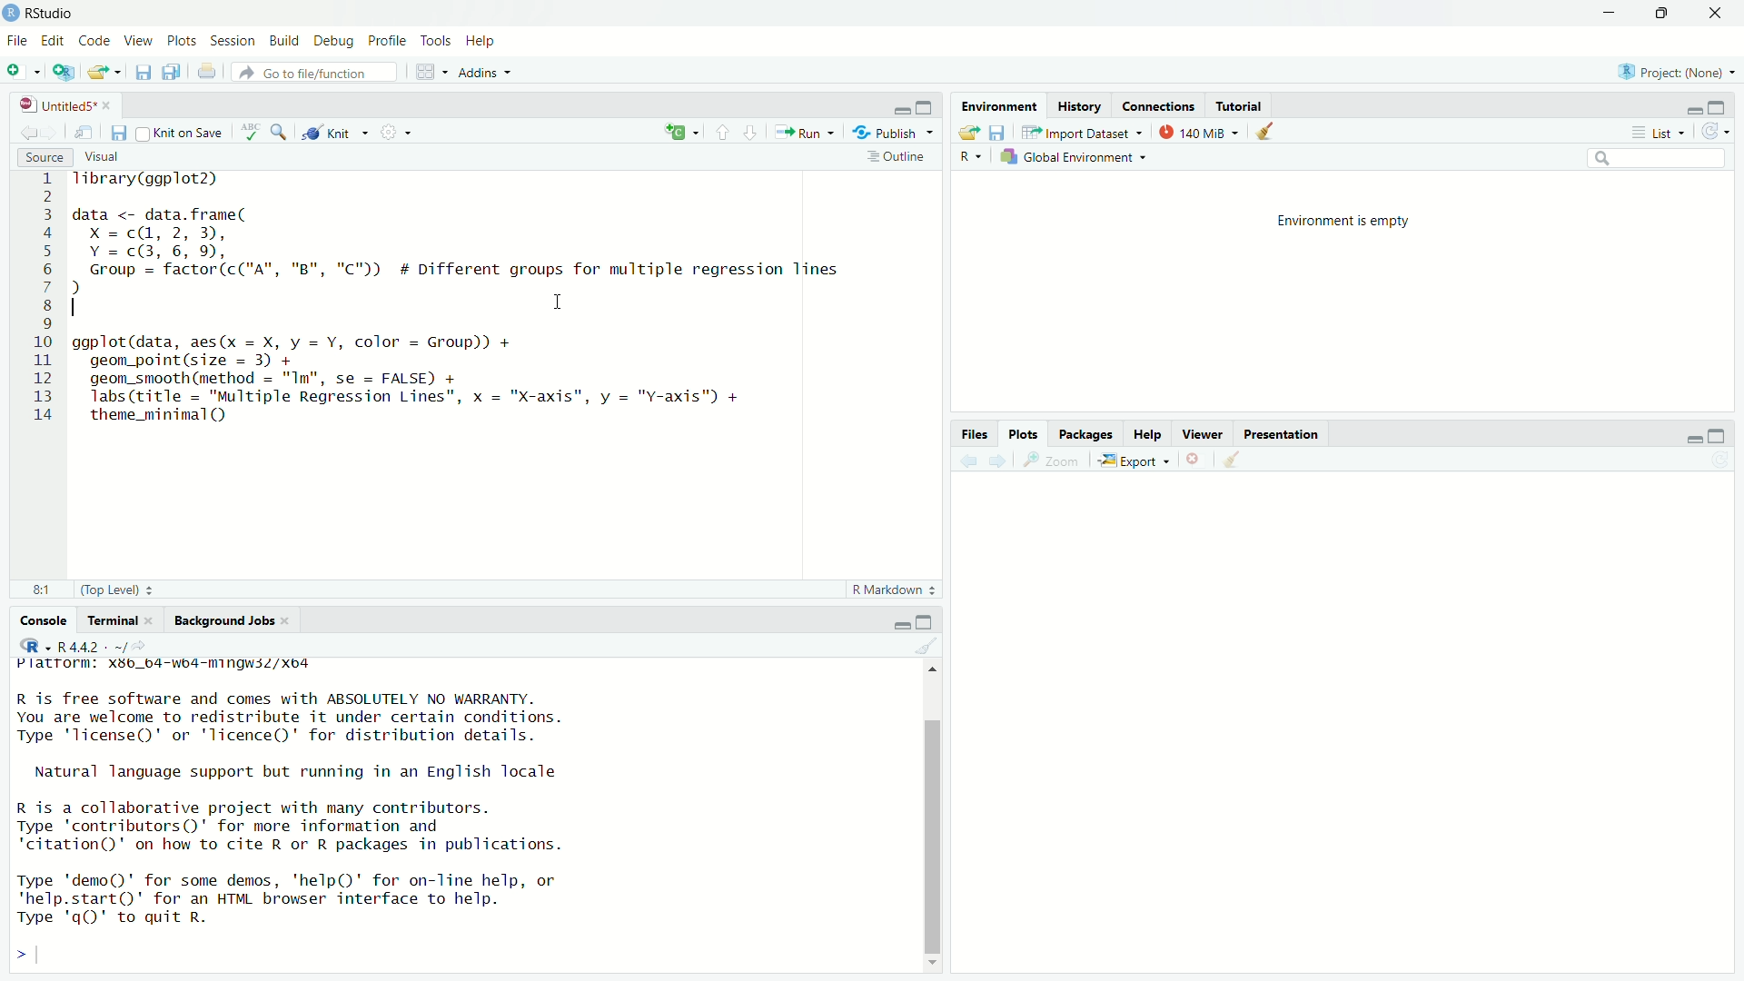 The width and height of the screenshot is (1744, 981). Describe the element at coordinates (928, 812) in the screenshot. I see `scroll bar` at that location.